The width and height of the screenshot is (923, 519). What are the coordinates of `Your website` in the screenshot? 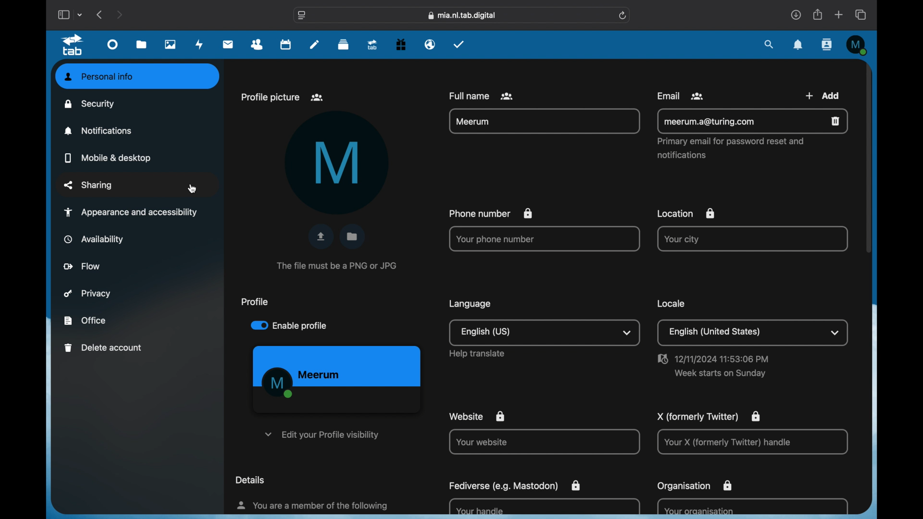 It's located at (544, 442).